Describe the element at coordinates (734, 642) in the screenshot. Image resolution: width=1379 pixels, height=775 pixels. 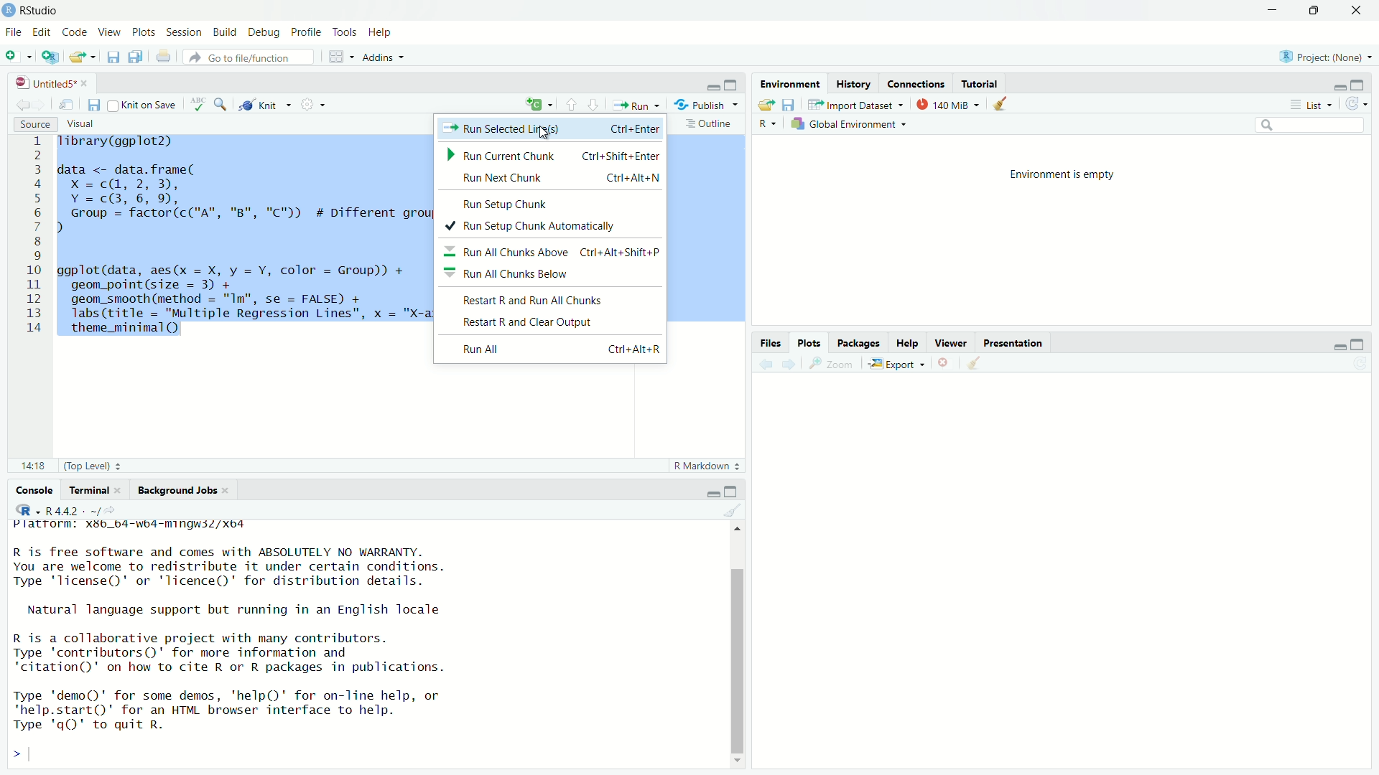
I see `scroll bar` at that location.